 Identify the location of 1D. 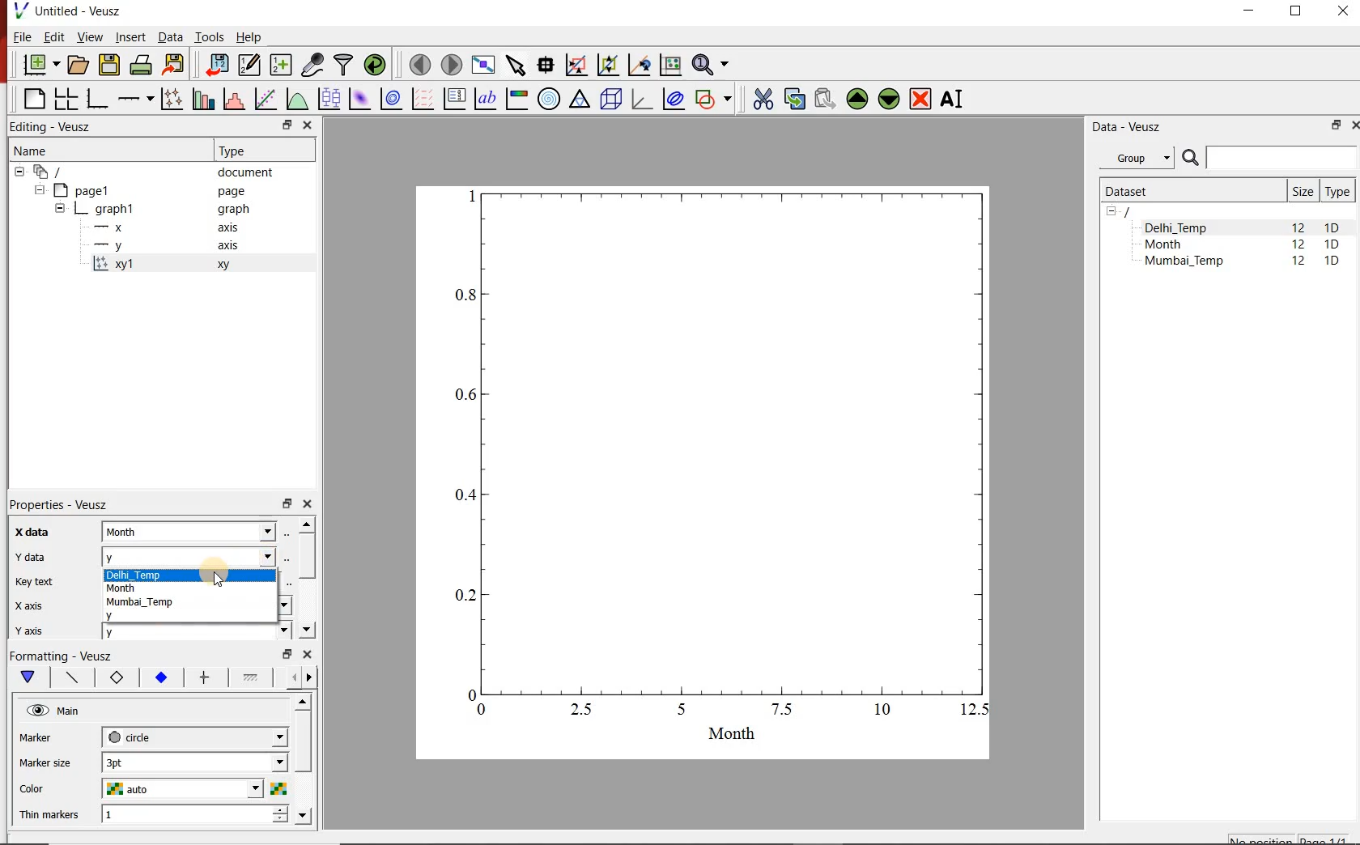
(1332, 227).